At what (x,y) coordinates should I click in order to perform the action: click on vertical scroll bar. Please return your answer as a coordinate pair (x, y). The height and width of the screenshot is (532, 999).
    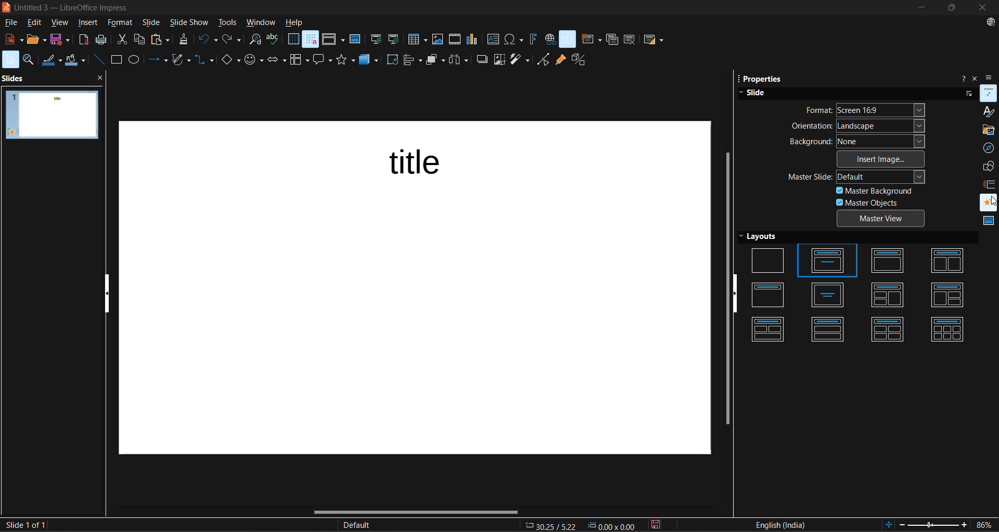
    Looking at the image, I should click on (728, 284).